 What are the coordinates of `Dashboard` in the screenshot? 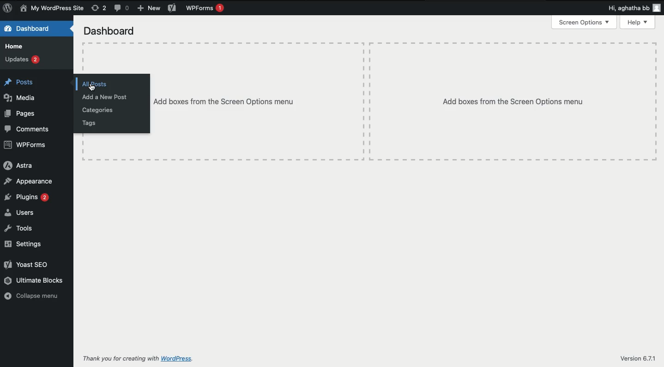 It's located at (109, 32).